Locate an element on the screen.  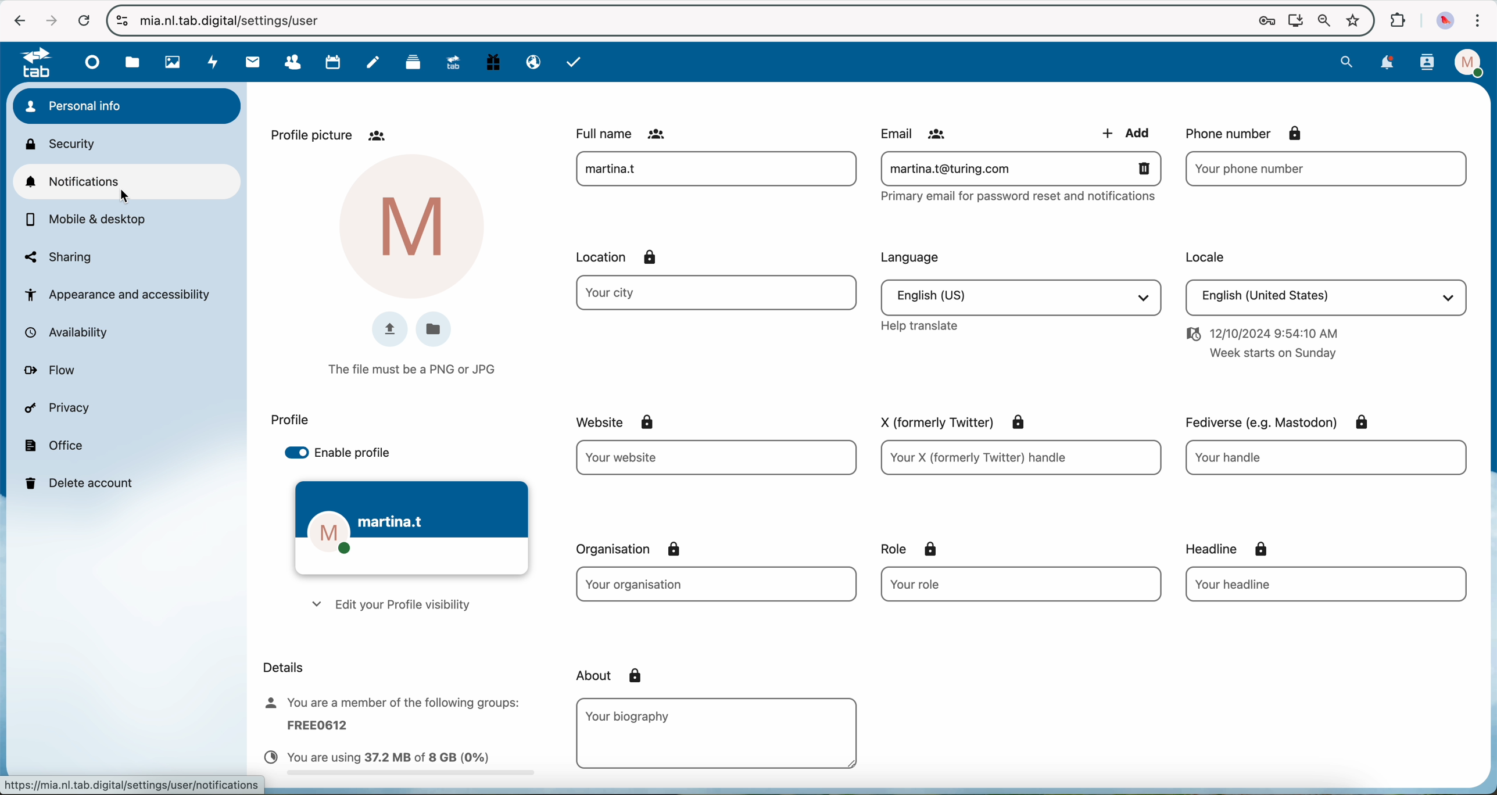
fediverse is located at coordinates (1331, 459).